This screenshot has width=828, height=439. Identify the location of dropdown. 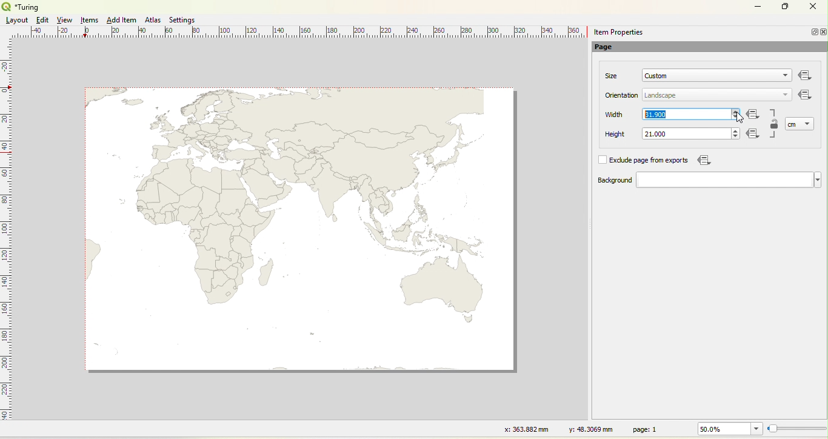
(809, 123).